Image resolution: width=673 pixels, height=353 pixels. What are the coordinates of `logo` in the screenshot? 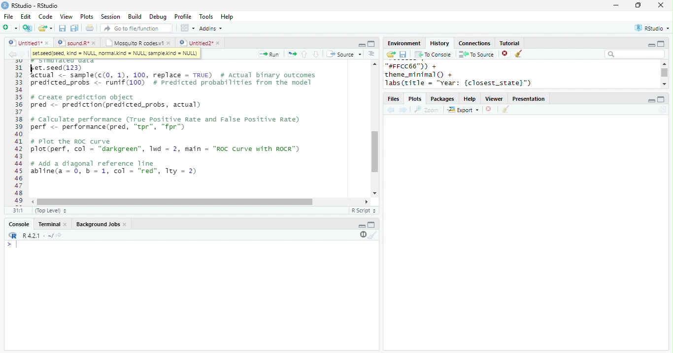 It's located at (5, 5).